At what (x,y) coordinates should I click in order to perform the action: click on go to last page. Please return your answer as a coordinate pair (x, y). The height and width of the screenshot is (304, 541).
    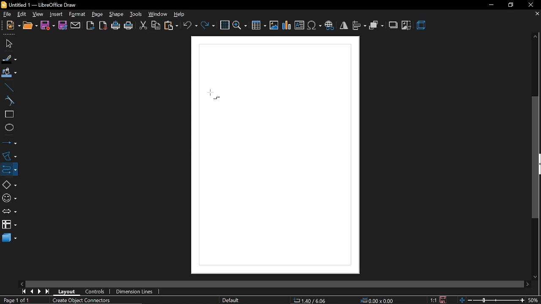
    Looking at the image, I should click on (48, 291).